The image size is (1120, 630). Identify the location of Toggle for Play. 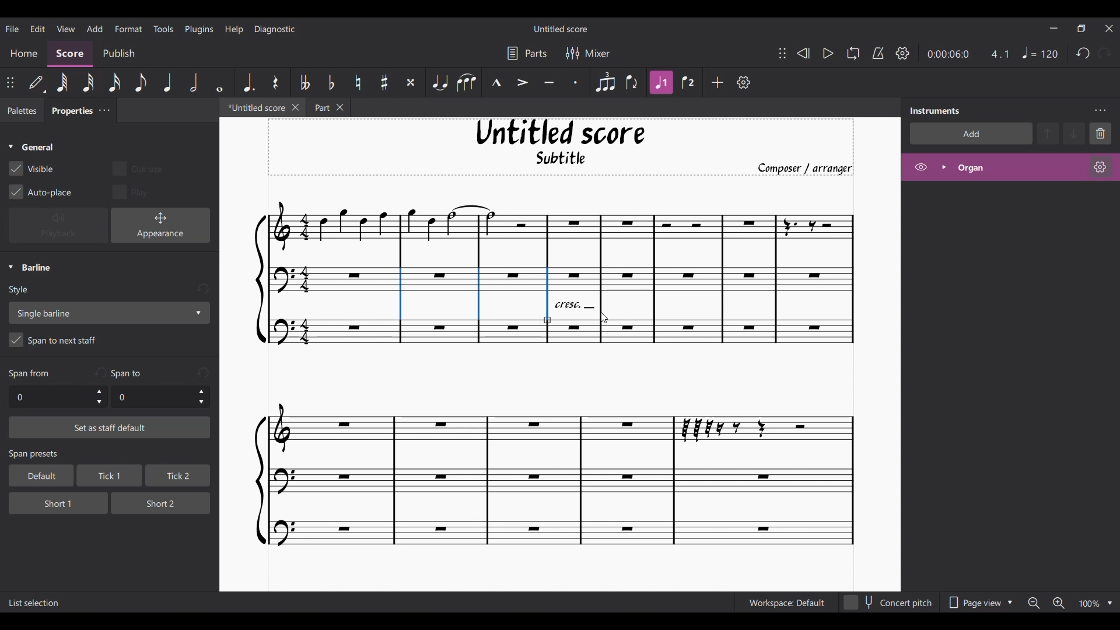
(131, 191).